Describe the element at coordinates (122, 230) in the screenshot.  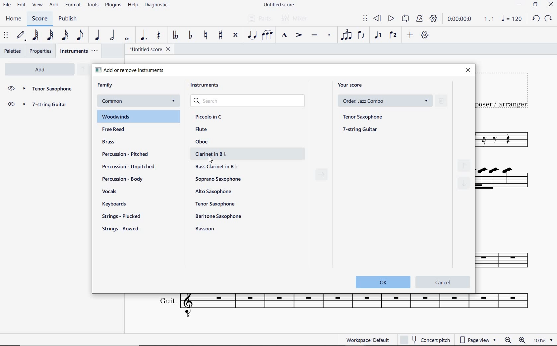
I see `strings - bowed` at that location.